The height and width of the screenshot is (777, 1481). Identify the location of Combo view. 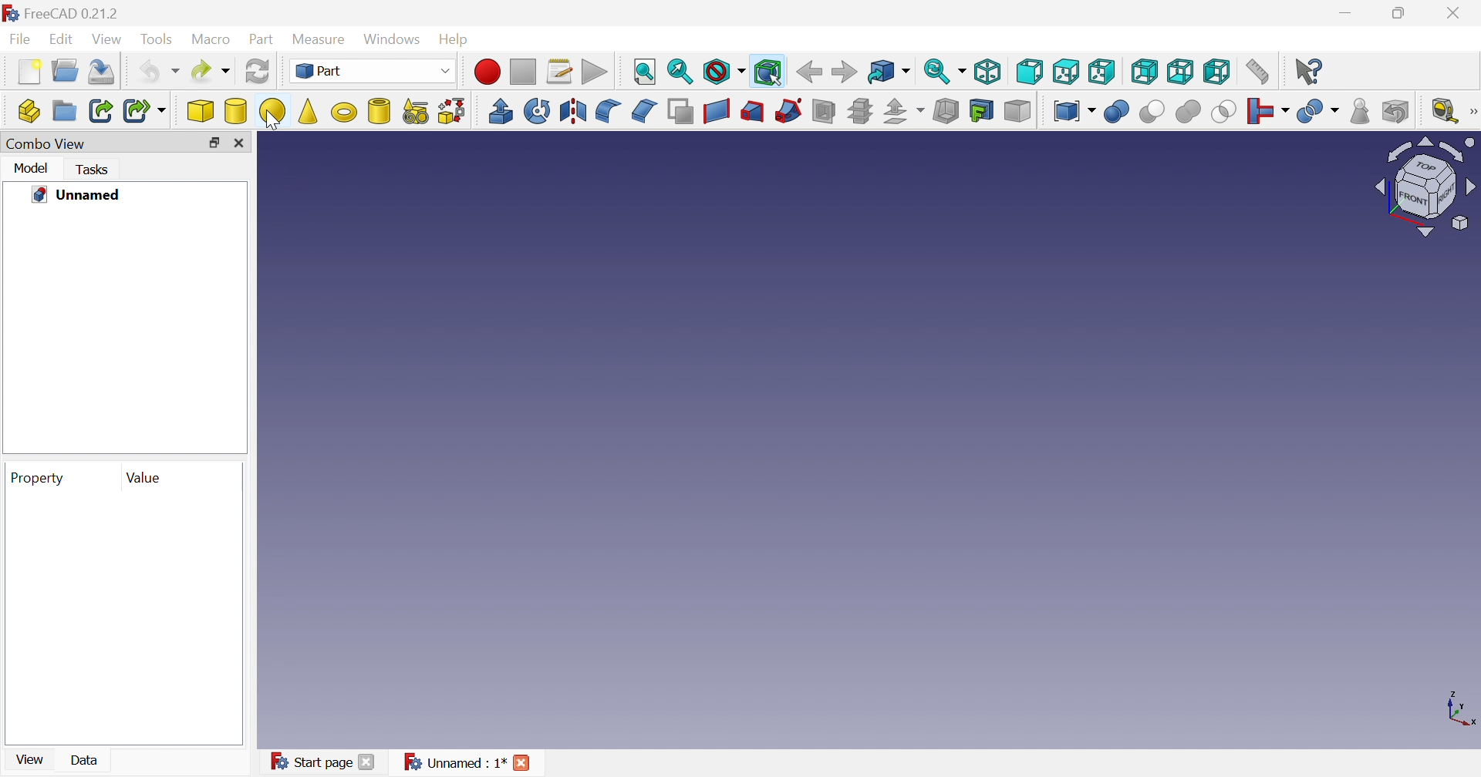
(49, 144).